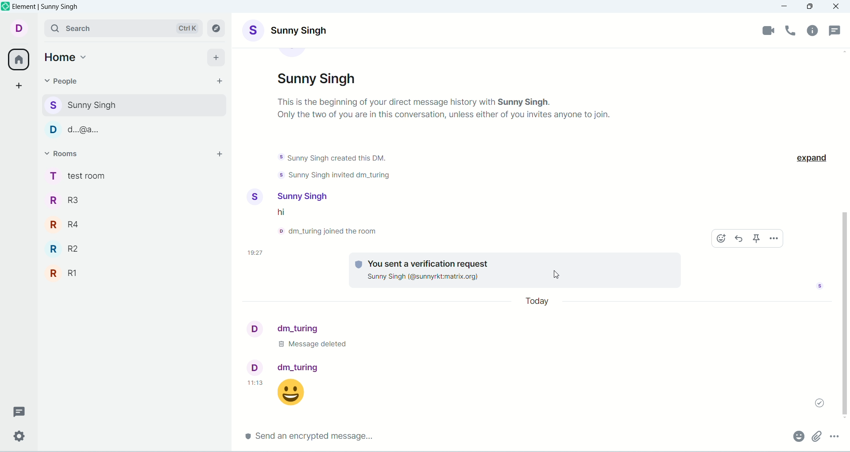 The width and height of the screenshot is (850, 452). Describe the element at coordinates (255, 197) in the screenshot. I see `display picture` at that location.